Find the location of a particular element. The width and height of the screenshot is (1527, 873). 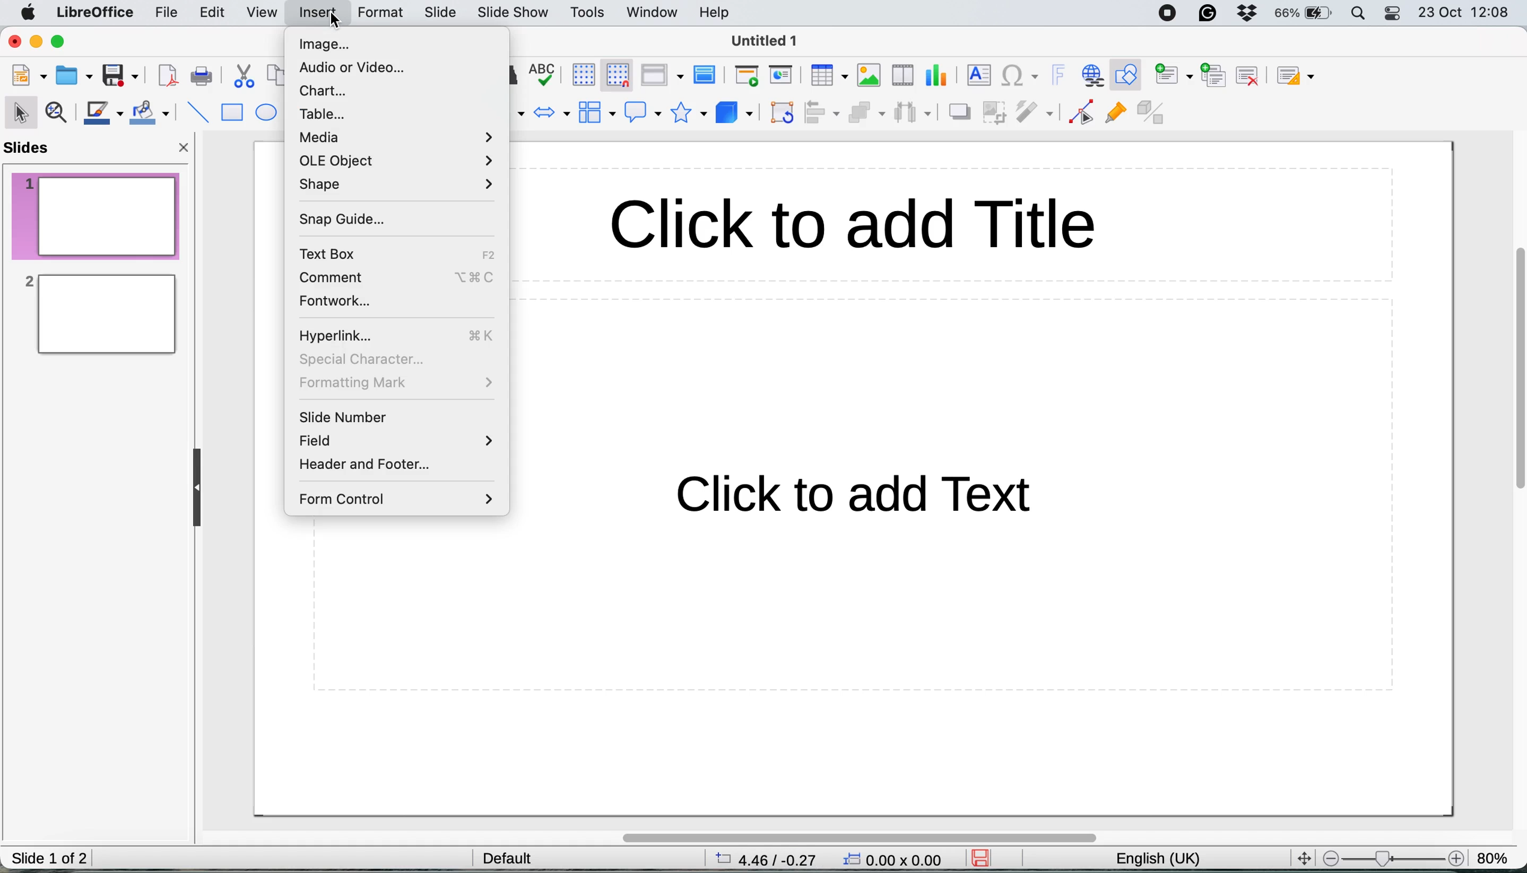

file is located at coordinates (169, 13).